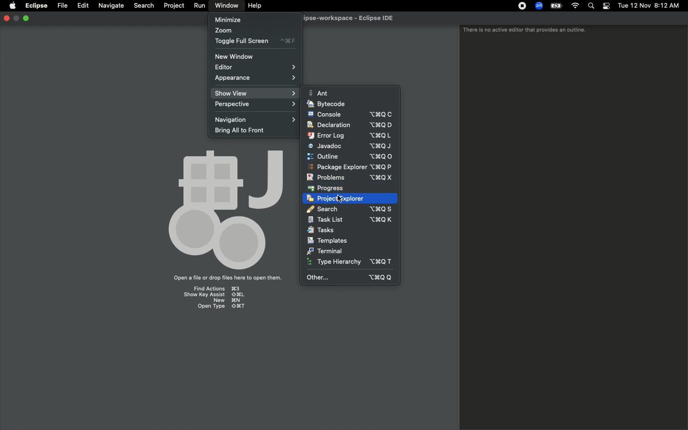 The width and height of the screenshot is (688, 430). Describe the element at coordinates (329, 103) in the screenshot. I see `Bytecode` at that location.